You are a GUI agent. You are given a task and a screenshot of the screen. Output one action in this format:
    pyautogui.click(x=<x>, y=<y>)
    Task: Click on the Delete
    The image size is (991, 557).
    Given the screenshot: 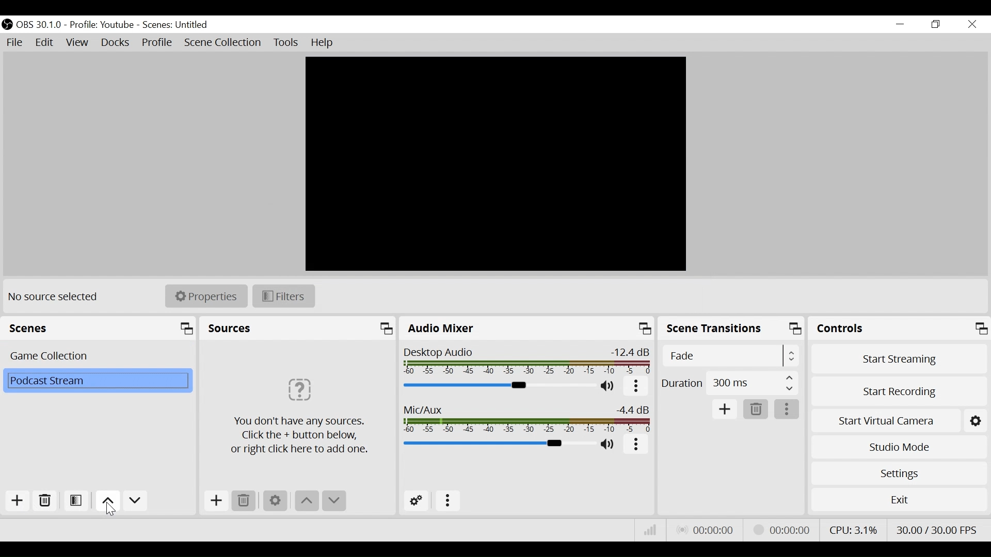 What is the action you would take?
    pyautogui.click(x=45, y=501)
    